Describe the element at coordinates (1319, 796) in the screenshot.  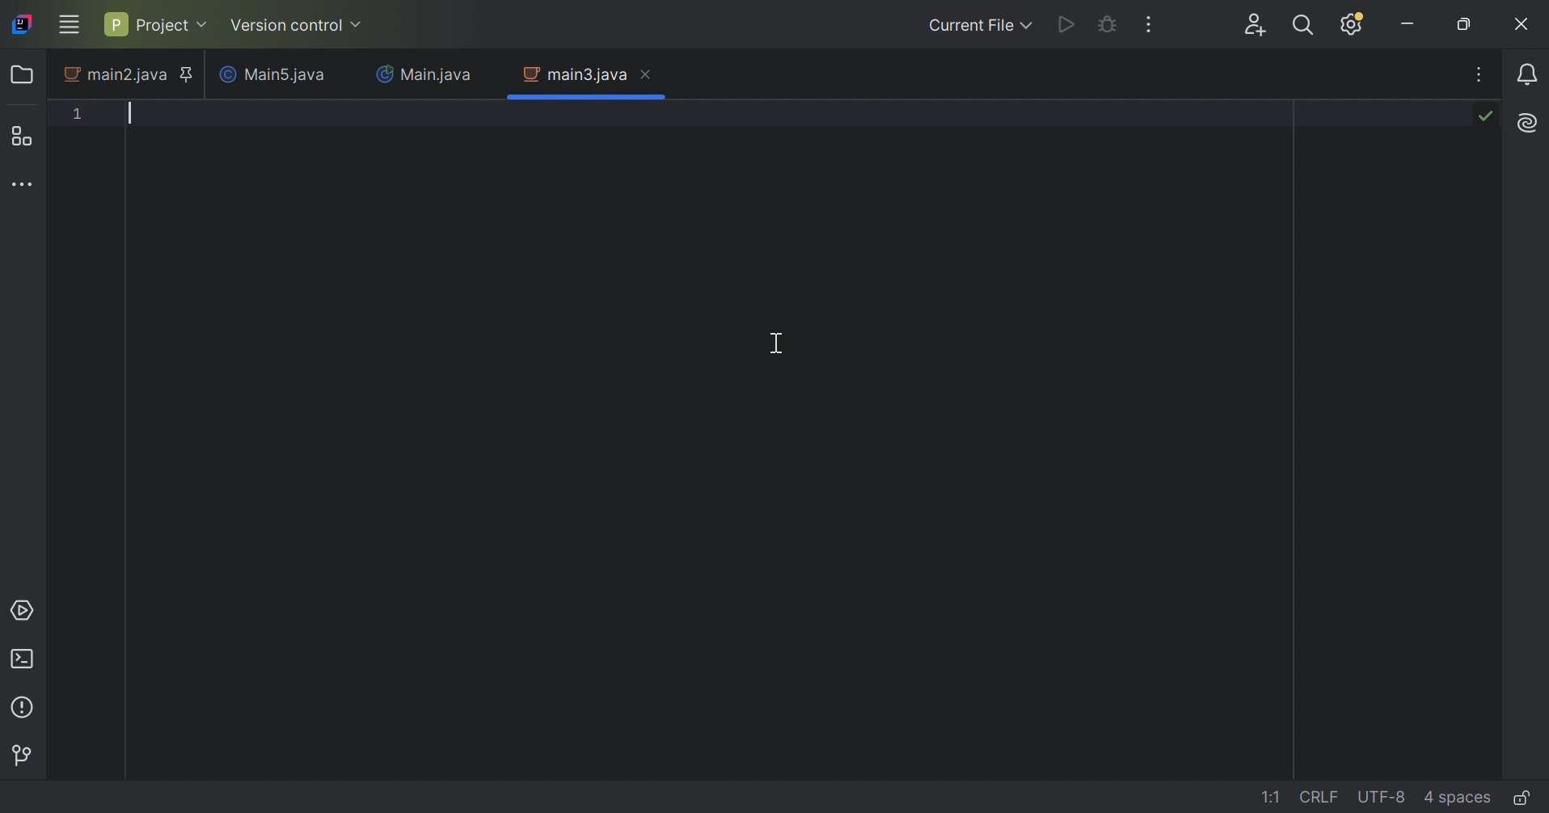
I see `line separation: \r\n` at that location.